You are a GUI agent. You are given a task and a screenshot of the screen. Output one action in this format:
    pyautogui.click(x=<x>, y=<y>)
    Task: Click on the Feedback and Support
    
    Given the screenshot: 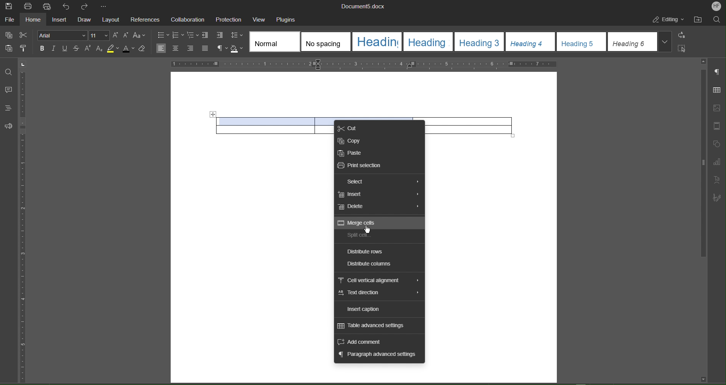 What is the action you would take?
    pyautogui.click(x=9, y=126)
    